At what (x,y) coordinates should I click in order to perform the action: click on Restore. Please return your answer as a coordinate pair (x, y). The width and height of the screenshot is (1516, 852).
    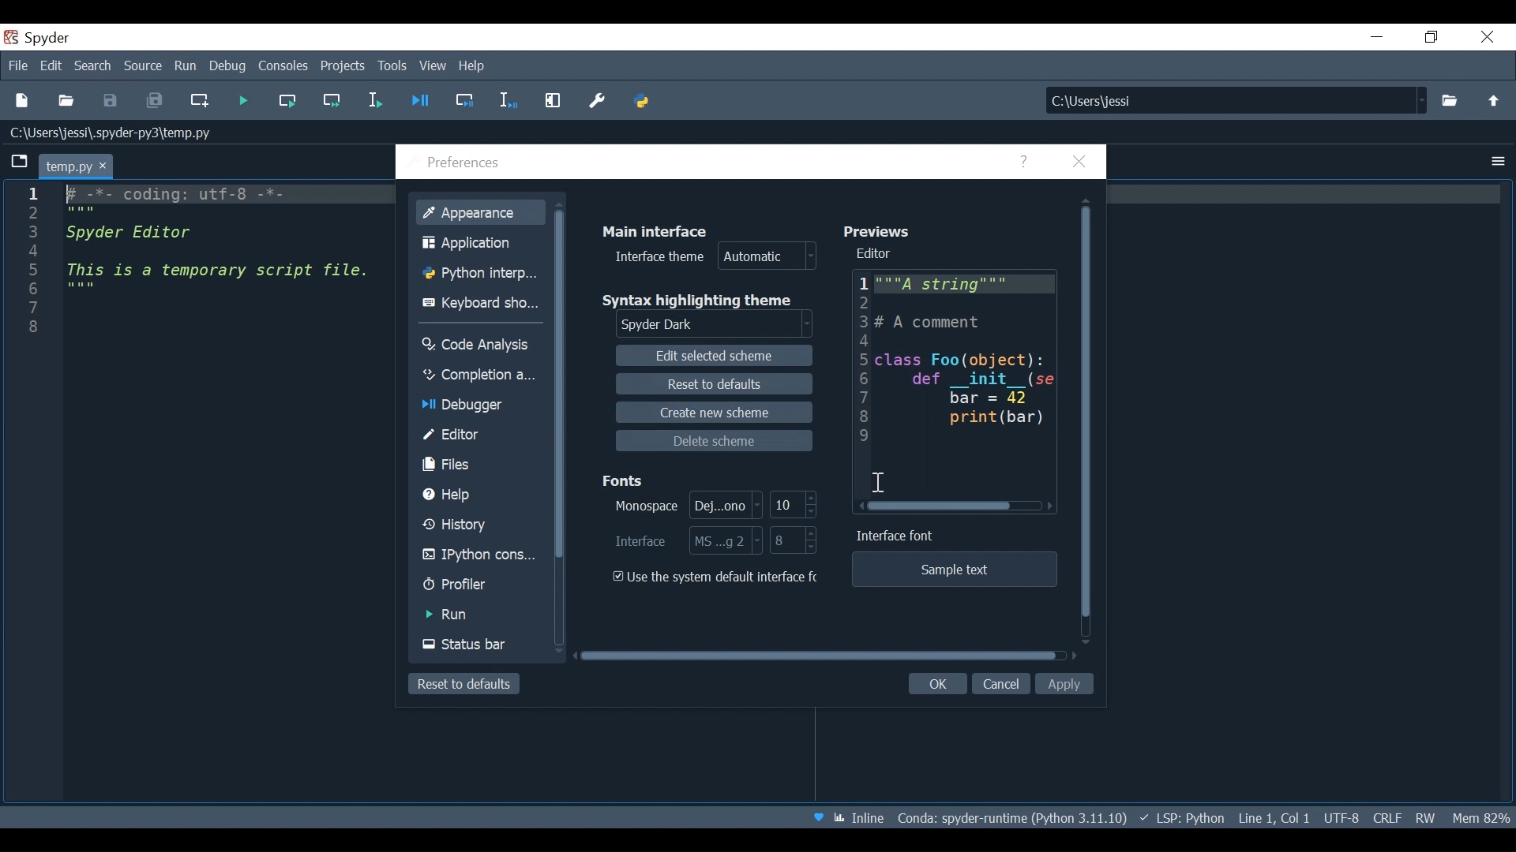
    Looking at the image, I should click on (1433, 36).